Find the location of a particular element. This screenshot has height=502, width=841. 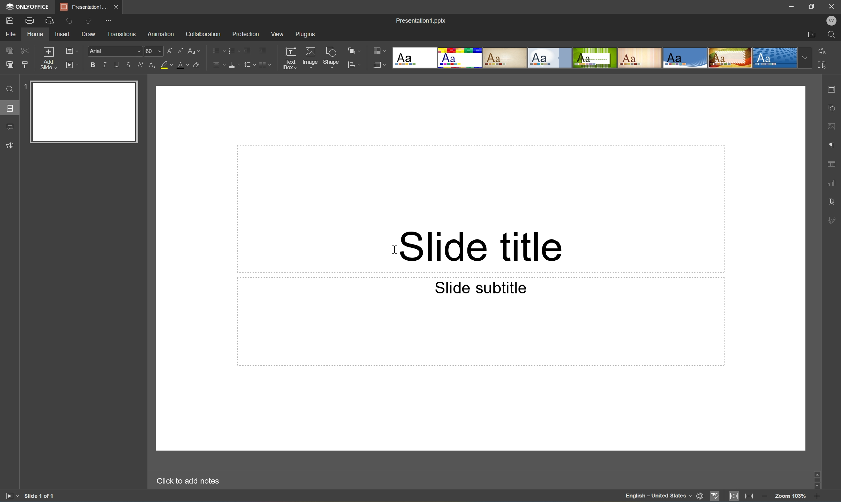

Close is located at coordinates (116, 7).